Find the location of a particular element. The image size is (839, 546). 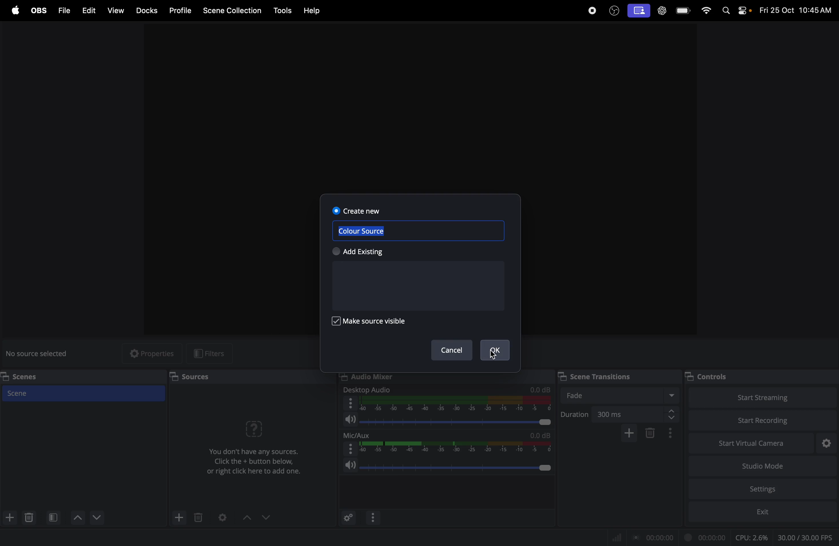

spotlight search is located at coordinates (725, 12).